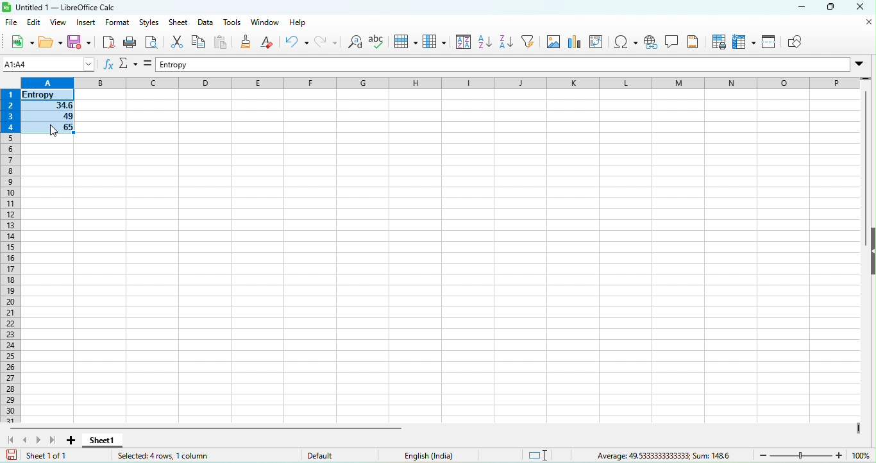  Describe the element at coordinates (863, 455) in the screenshot. I see `zoom` at that location.